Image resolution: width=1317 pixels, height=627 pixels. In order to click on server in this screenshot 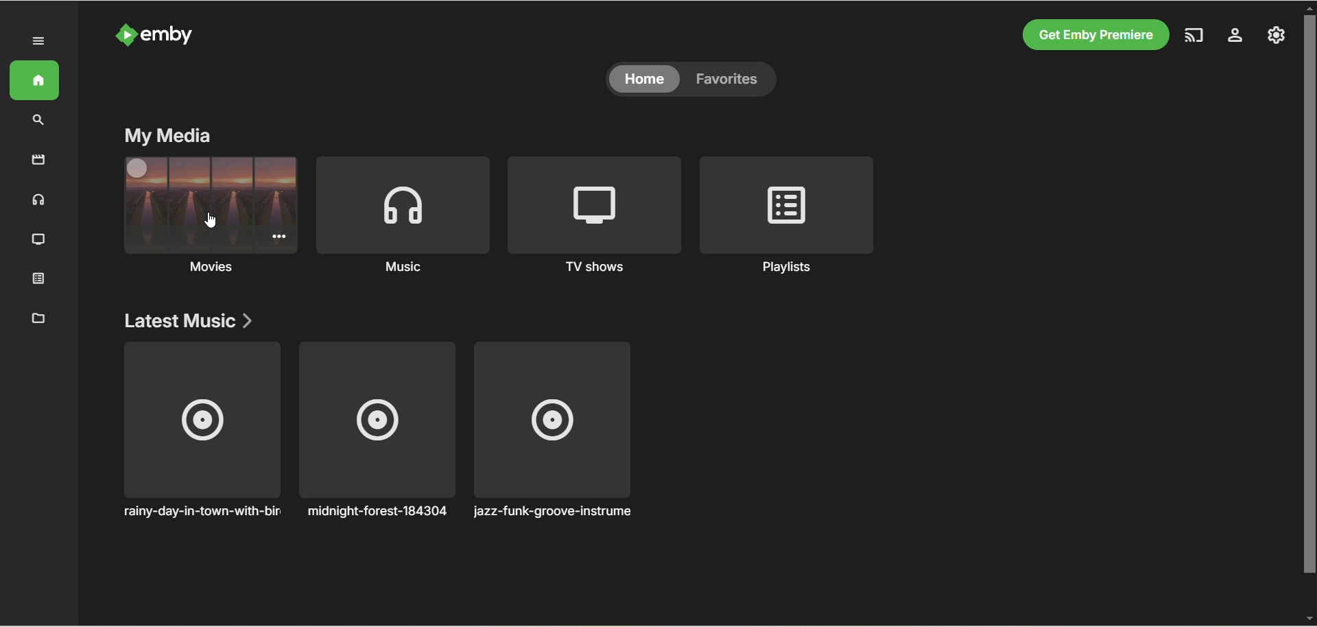, I will do `click(1235, 37)`.